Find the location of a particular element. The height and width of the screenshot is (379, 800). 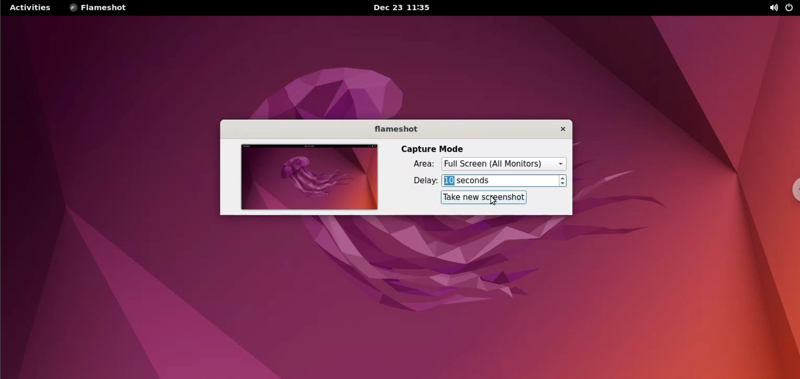

cursor is located at coordinates (494, 202).